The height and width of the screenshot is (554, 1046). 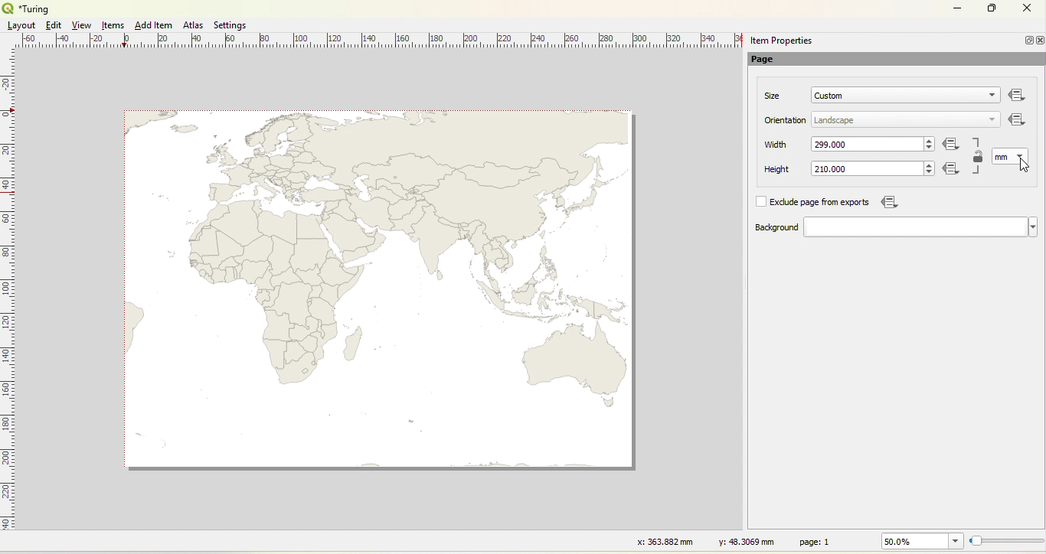 What do you see at coordinates (887, 202) in the screenshot?
I see `Icon` at bounding box center [887, 202].